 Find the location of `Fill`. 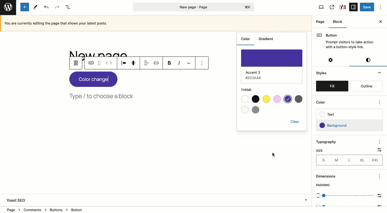

Fill is located at coordinates (332, 86).